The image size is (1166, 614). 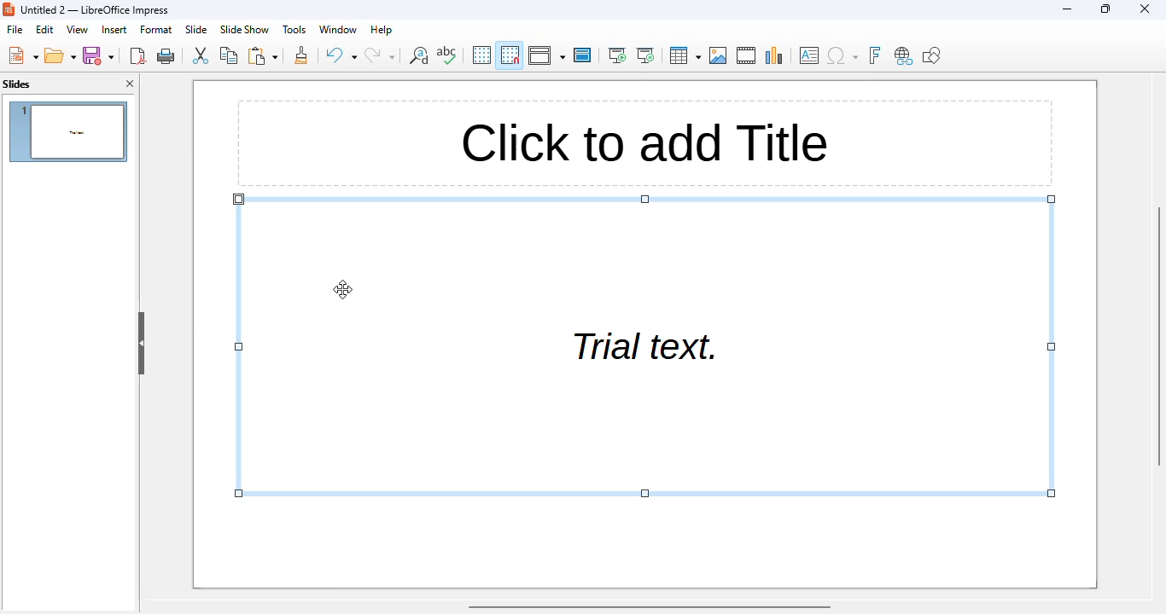 What do you see at coordinates (417, 55) in the screenshot?
I see `find and replace` at bounding box center [417, 55].